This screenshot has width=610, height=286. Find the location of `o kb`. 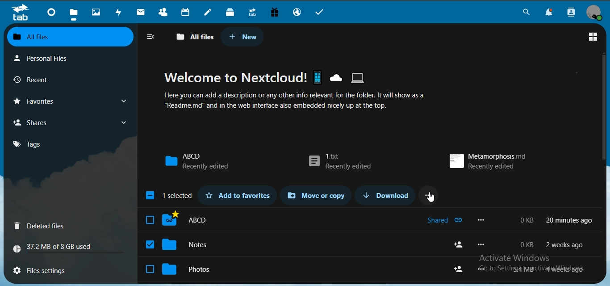

o kb is located at coordinates (524, 244).